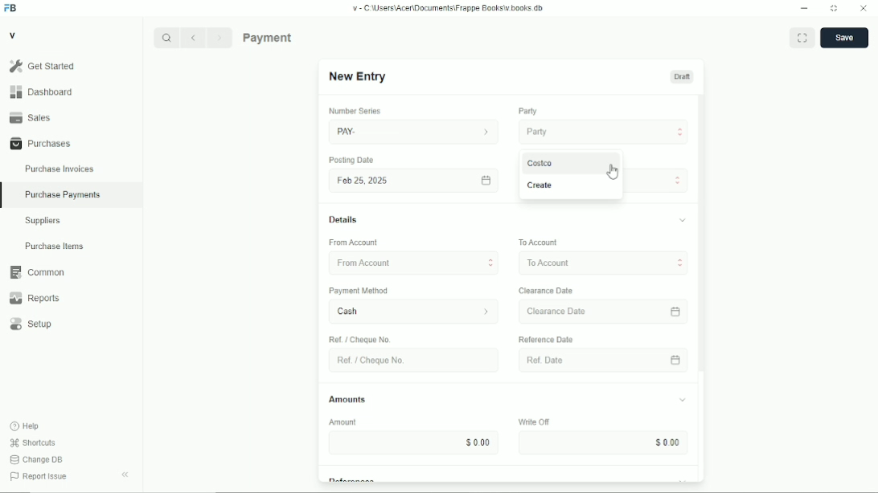  Describe the element at coordinates (193, 38) in the screenshot. I see `Previous` at that location.